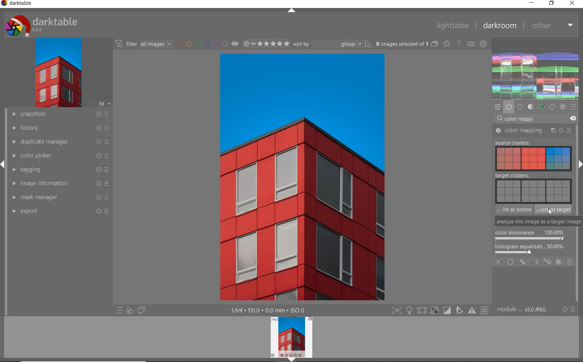 This screenshot has width=583, height=362. I want to click on CURSOR POSITION, so click(512, 211).